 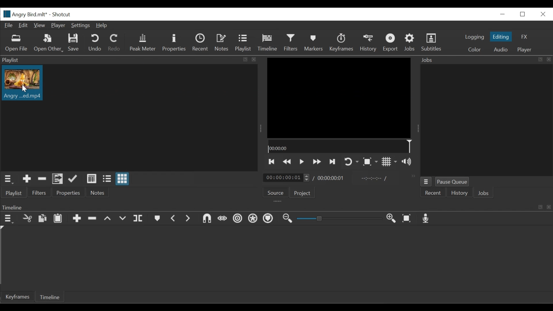 I want to click on cut, so click(x=27, y=219).